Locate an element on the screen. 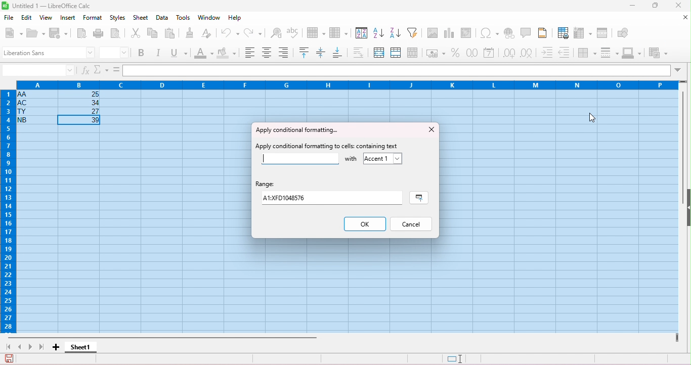 The image size is (691, 365). vertical scroll bar is located at coordinates (684, 133).